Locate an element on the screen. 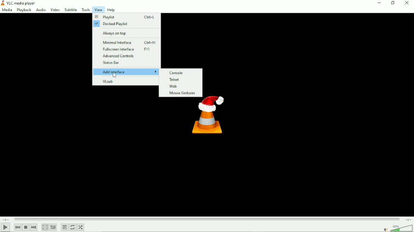  Cursor is located at coordinates (115, 76).